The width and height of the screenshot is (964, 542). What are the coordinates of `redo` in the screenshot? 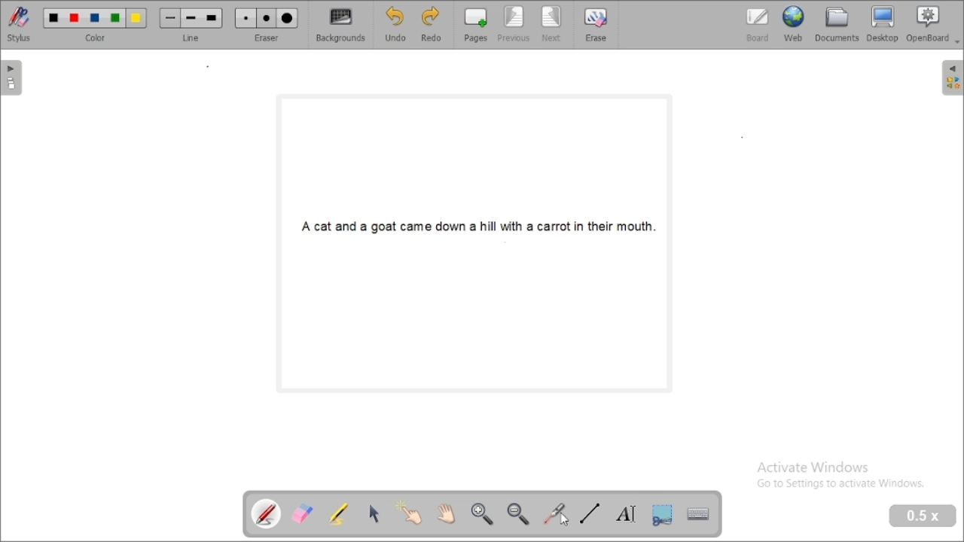 It's located at (432, 26).